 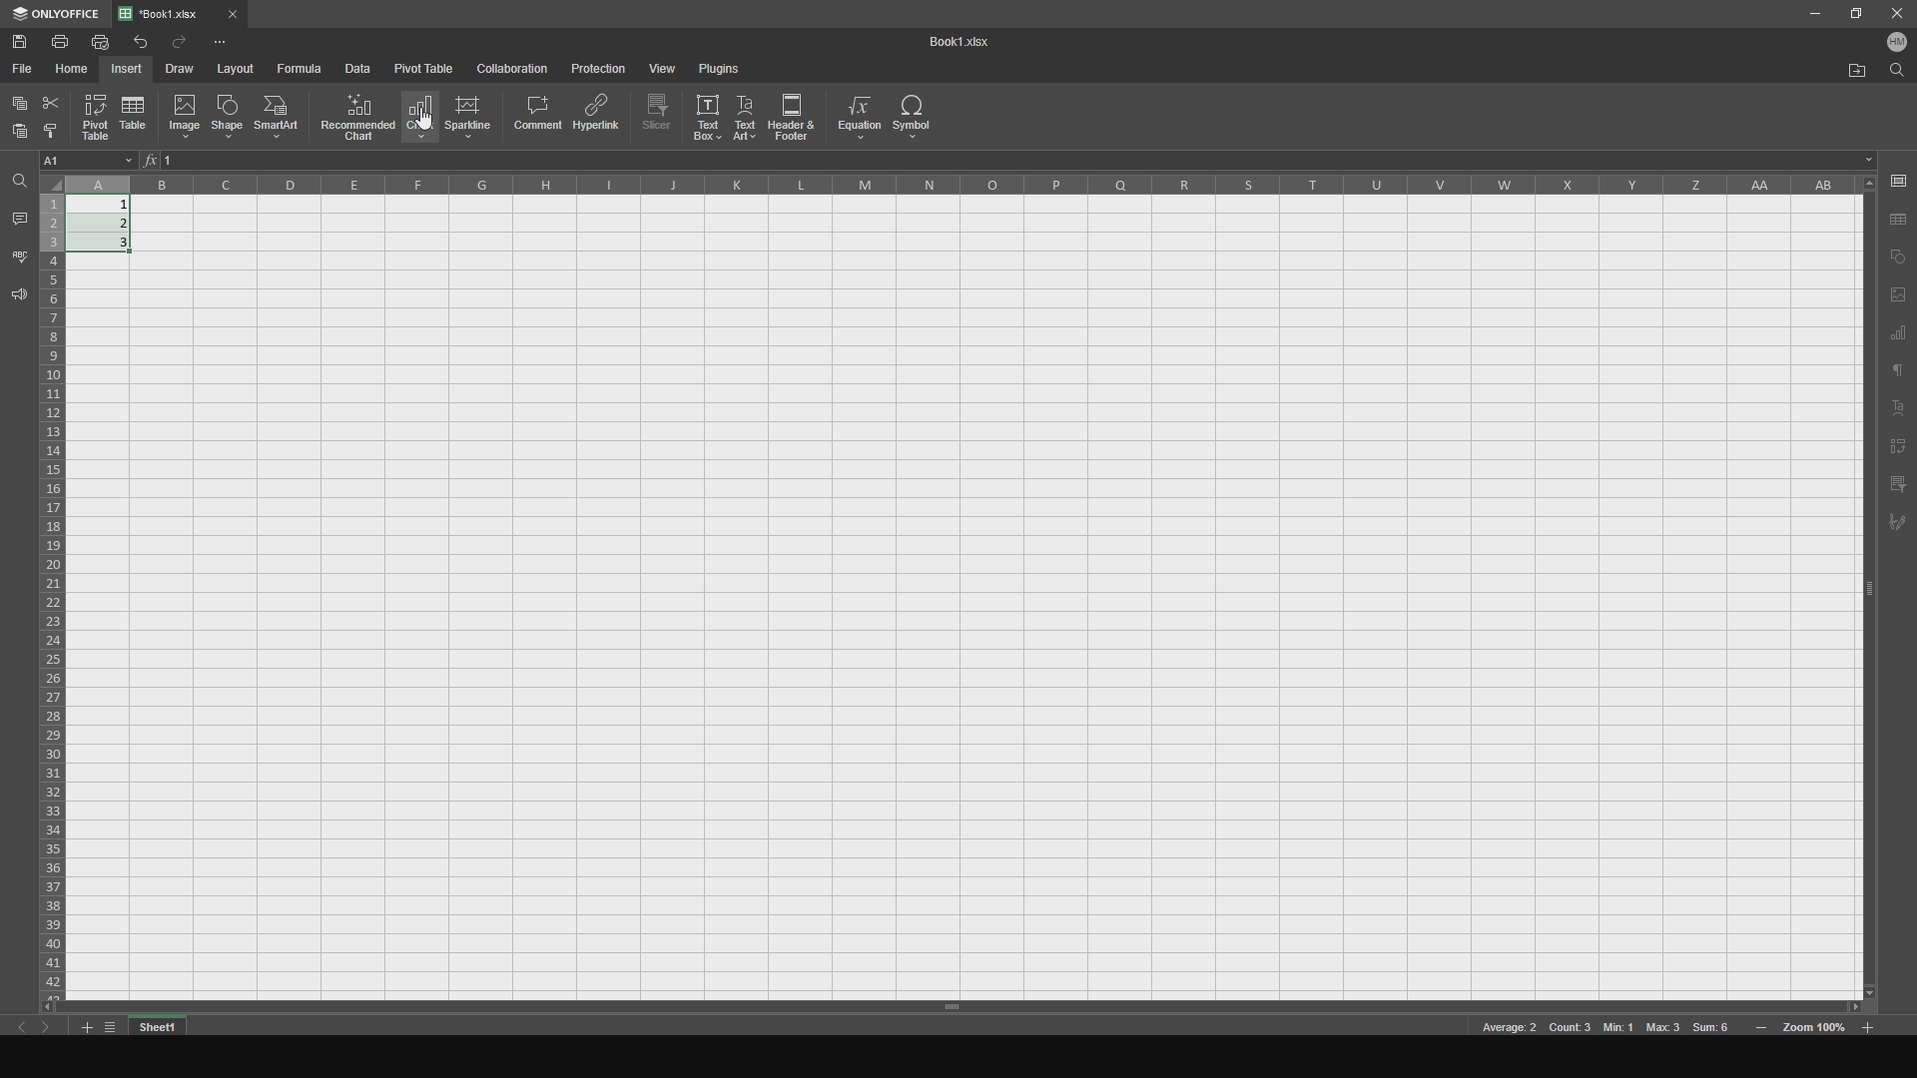 What do you see at coordinates (857, 120) in the screenshot?
I see `equation` at bounding box center [857, 120].